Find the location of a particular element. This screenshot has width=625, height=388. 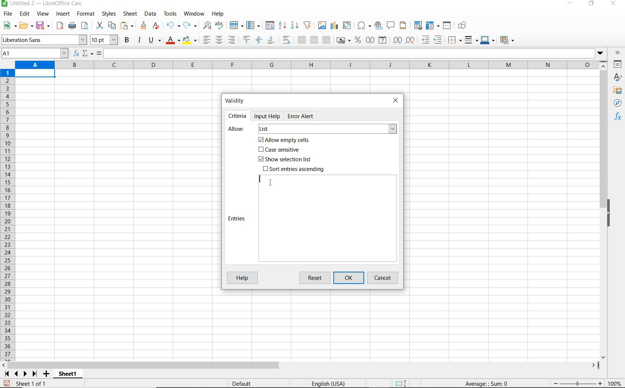

sheet is located at coordinates (131, 14).